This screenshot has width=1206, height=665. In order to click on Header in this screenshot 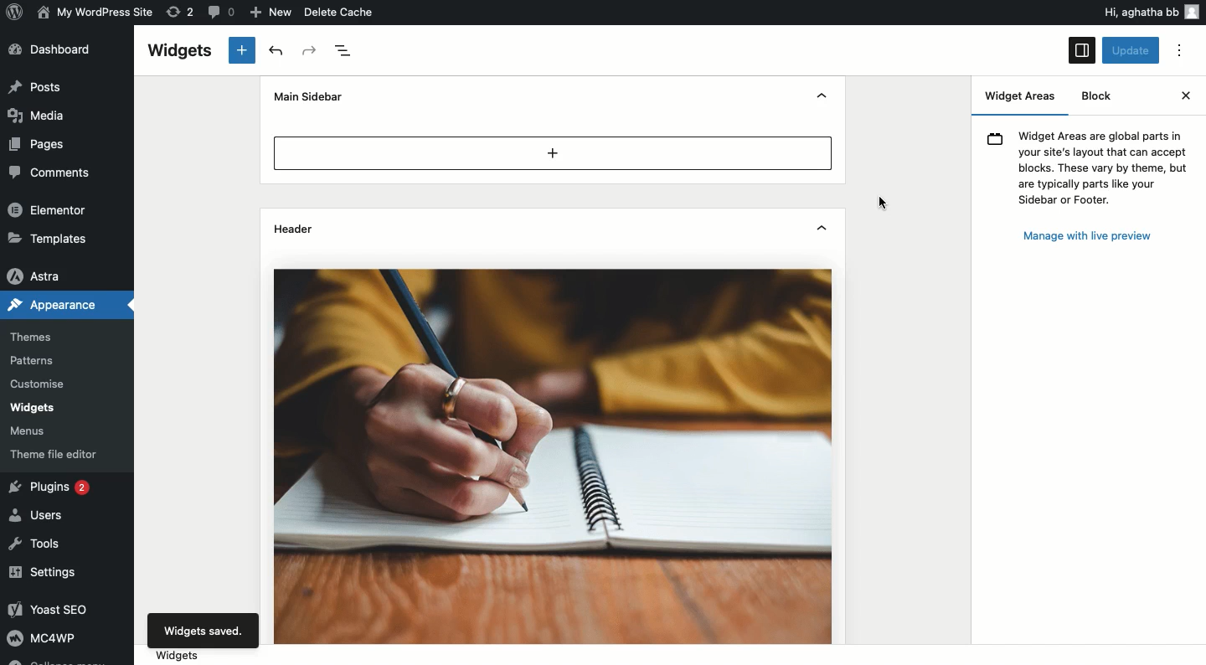, I will do `click(324, 228)`.